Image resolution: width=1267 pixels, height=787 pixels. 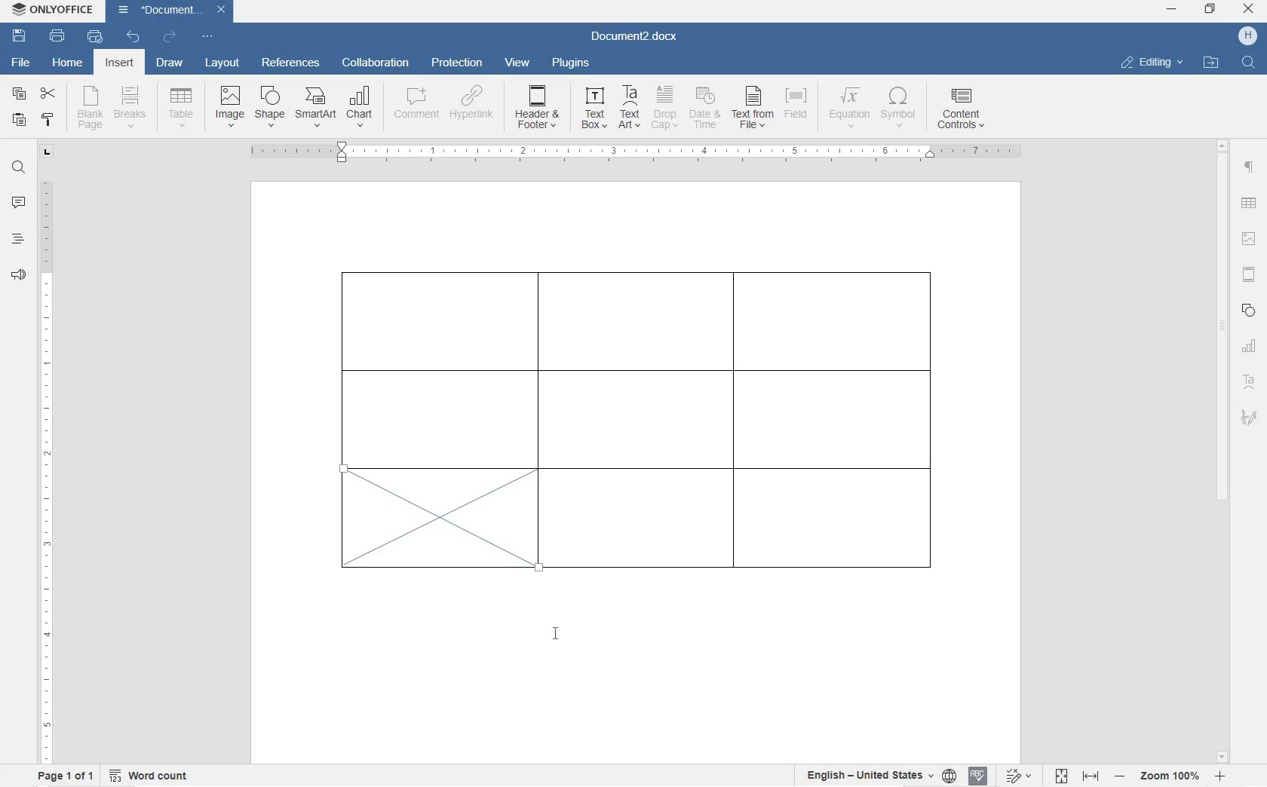 What do you see at coordinates (48, 120) in the screenshot?
I see `copy style` at bounding box center [48, 120].